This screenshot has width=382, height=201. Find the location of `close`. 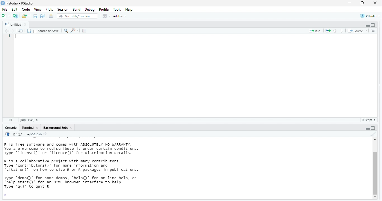

close is located at coordinates (28, 24).